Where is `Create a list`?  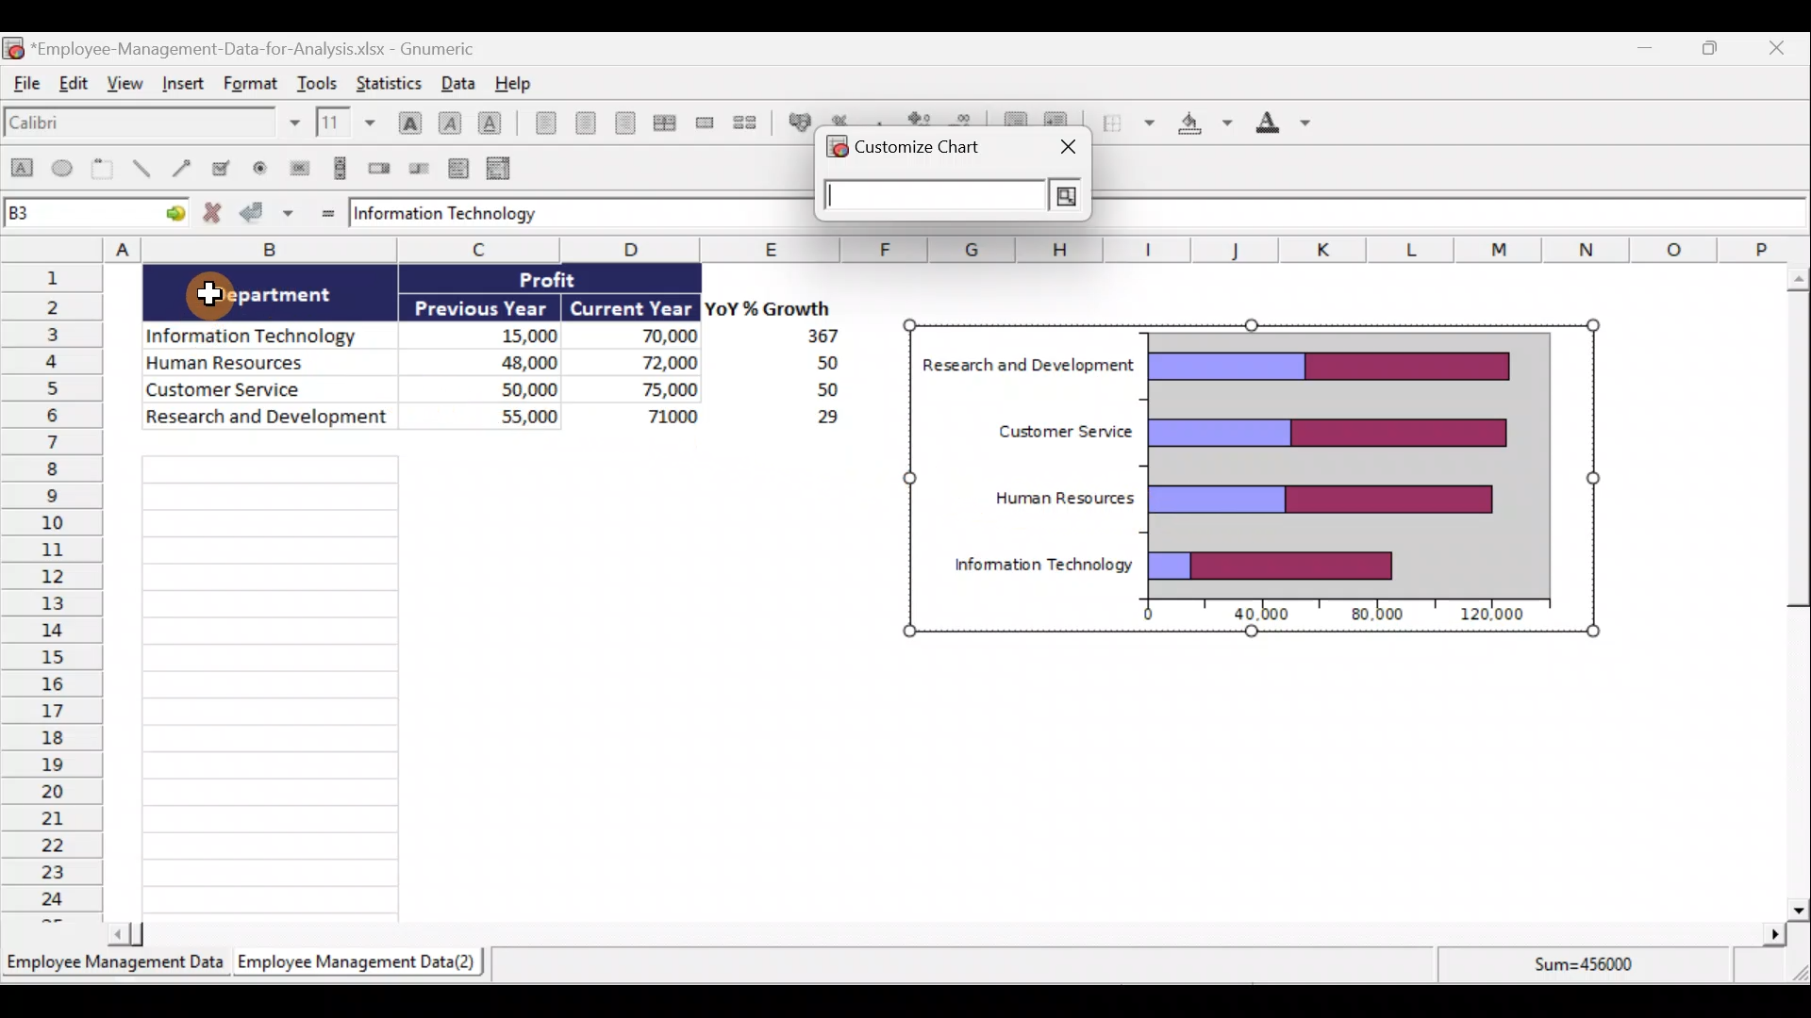 Create a list is located at coordinates (460, 164).